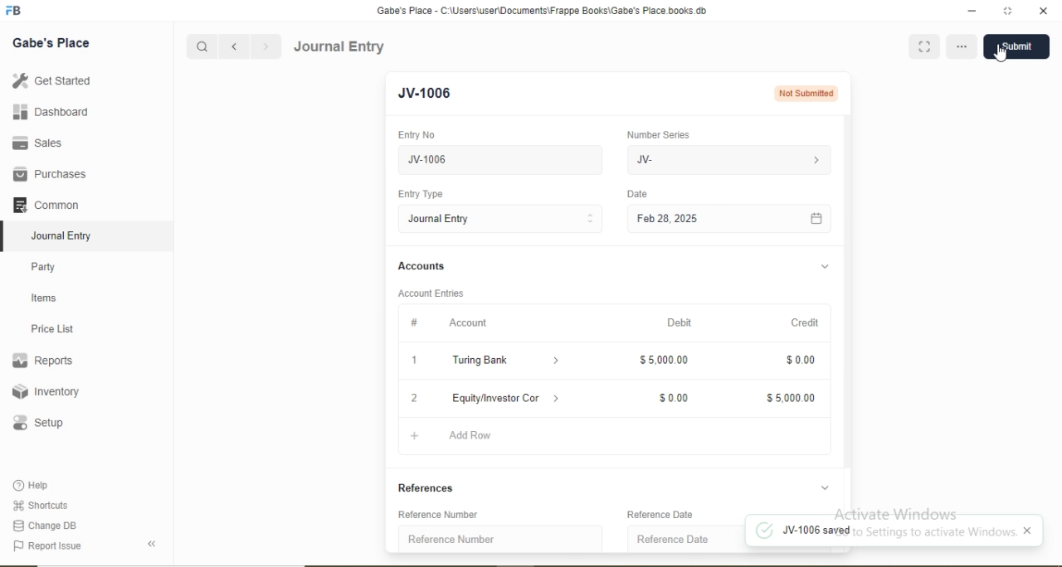 The image size is (1062, 567). What do you see at coordinates (44, 298) in the screenshot?
I see `Items` at bounding box center [44, 298].